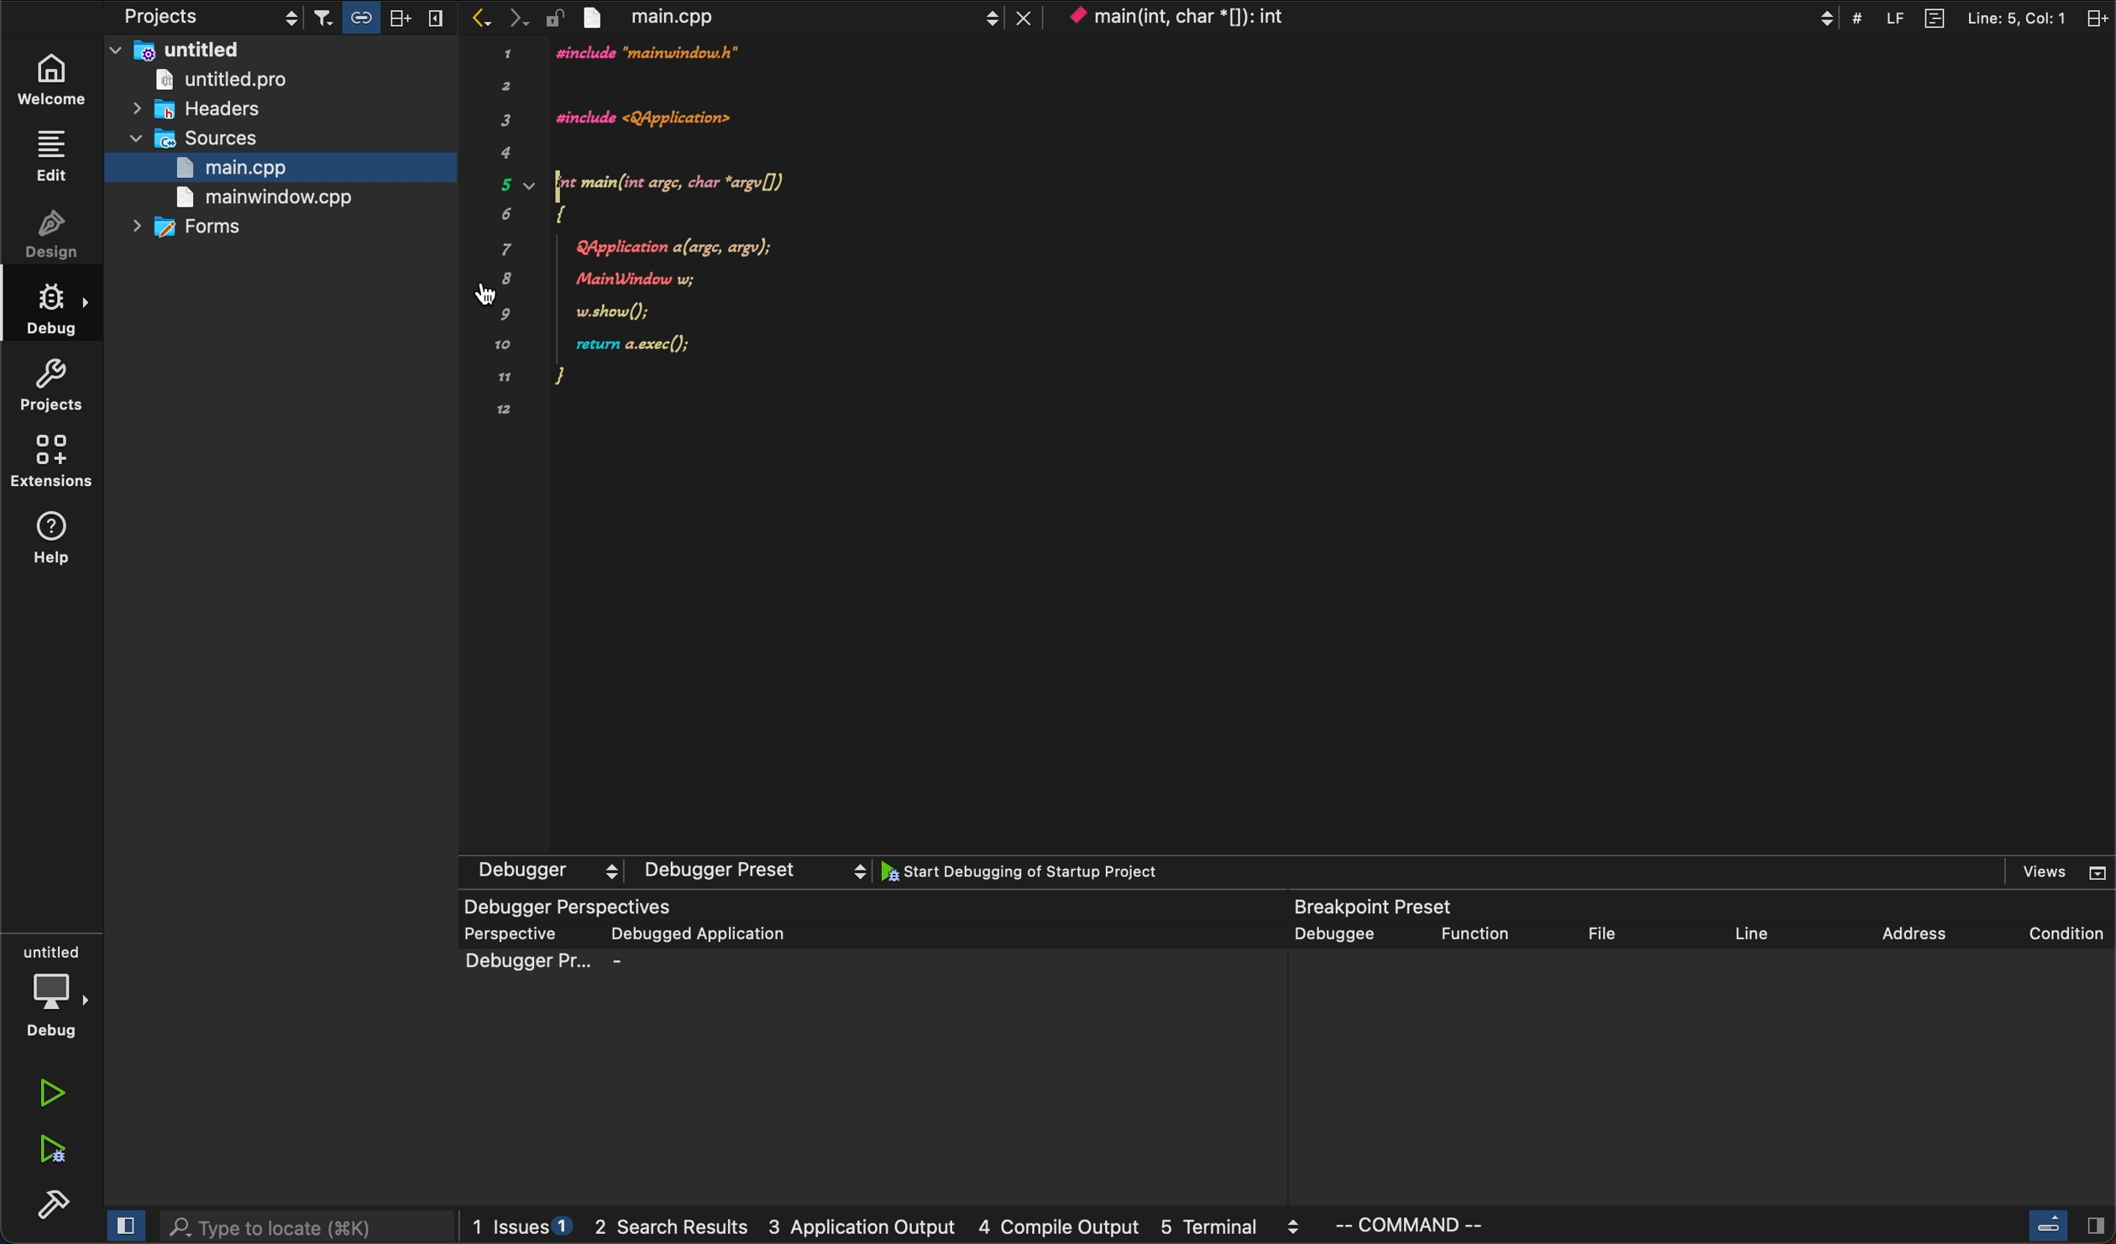 This screenshot has height=1244, width=2116. Describe the element at coordinates (56, 73) in the screenshot. I see `welcome` at that location.